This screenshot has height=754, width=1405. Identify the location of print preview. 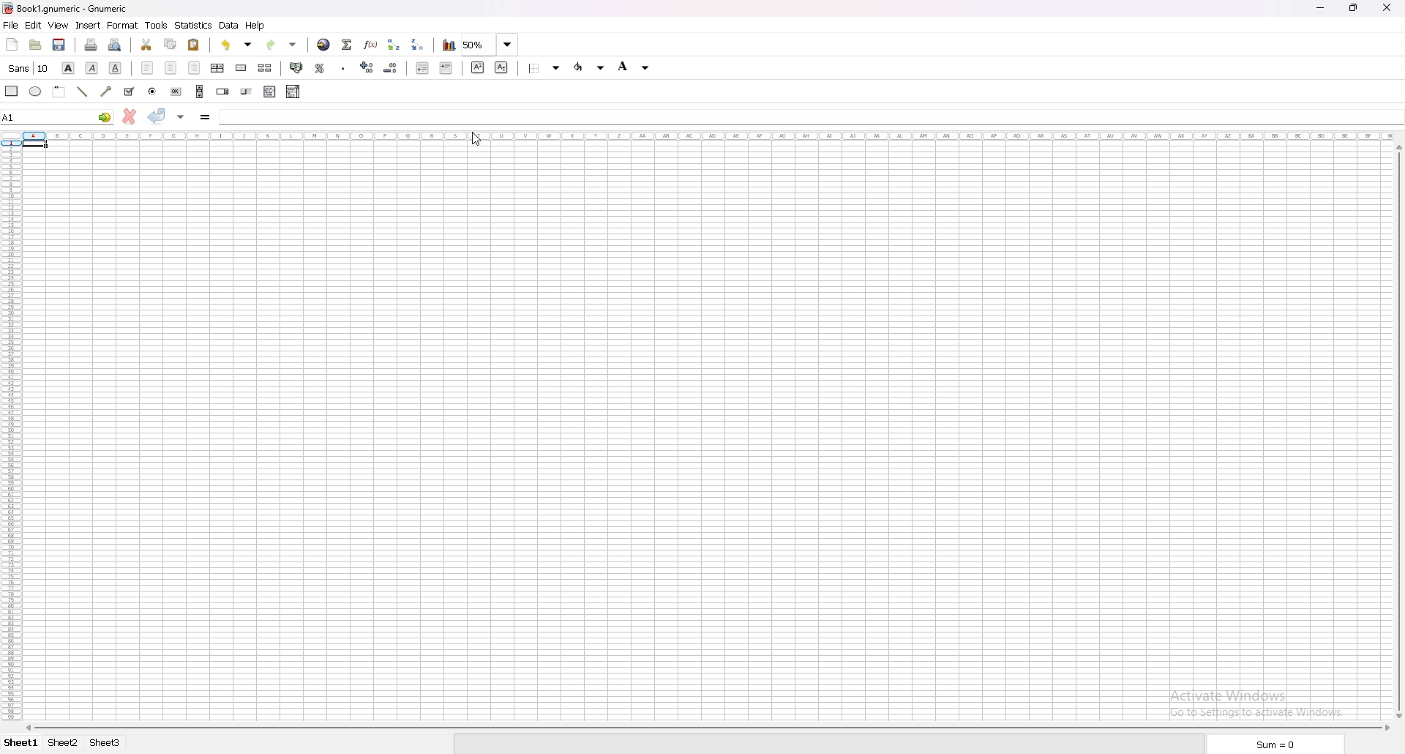
(116, 44).